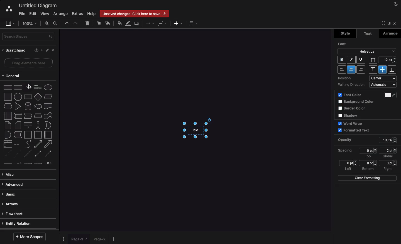 The image size is (401, 244). I want to click on Position, so click(348, 79).